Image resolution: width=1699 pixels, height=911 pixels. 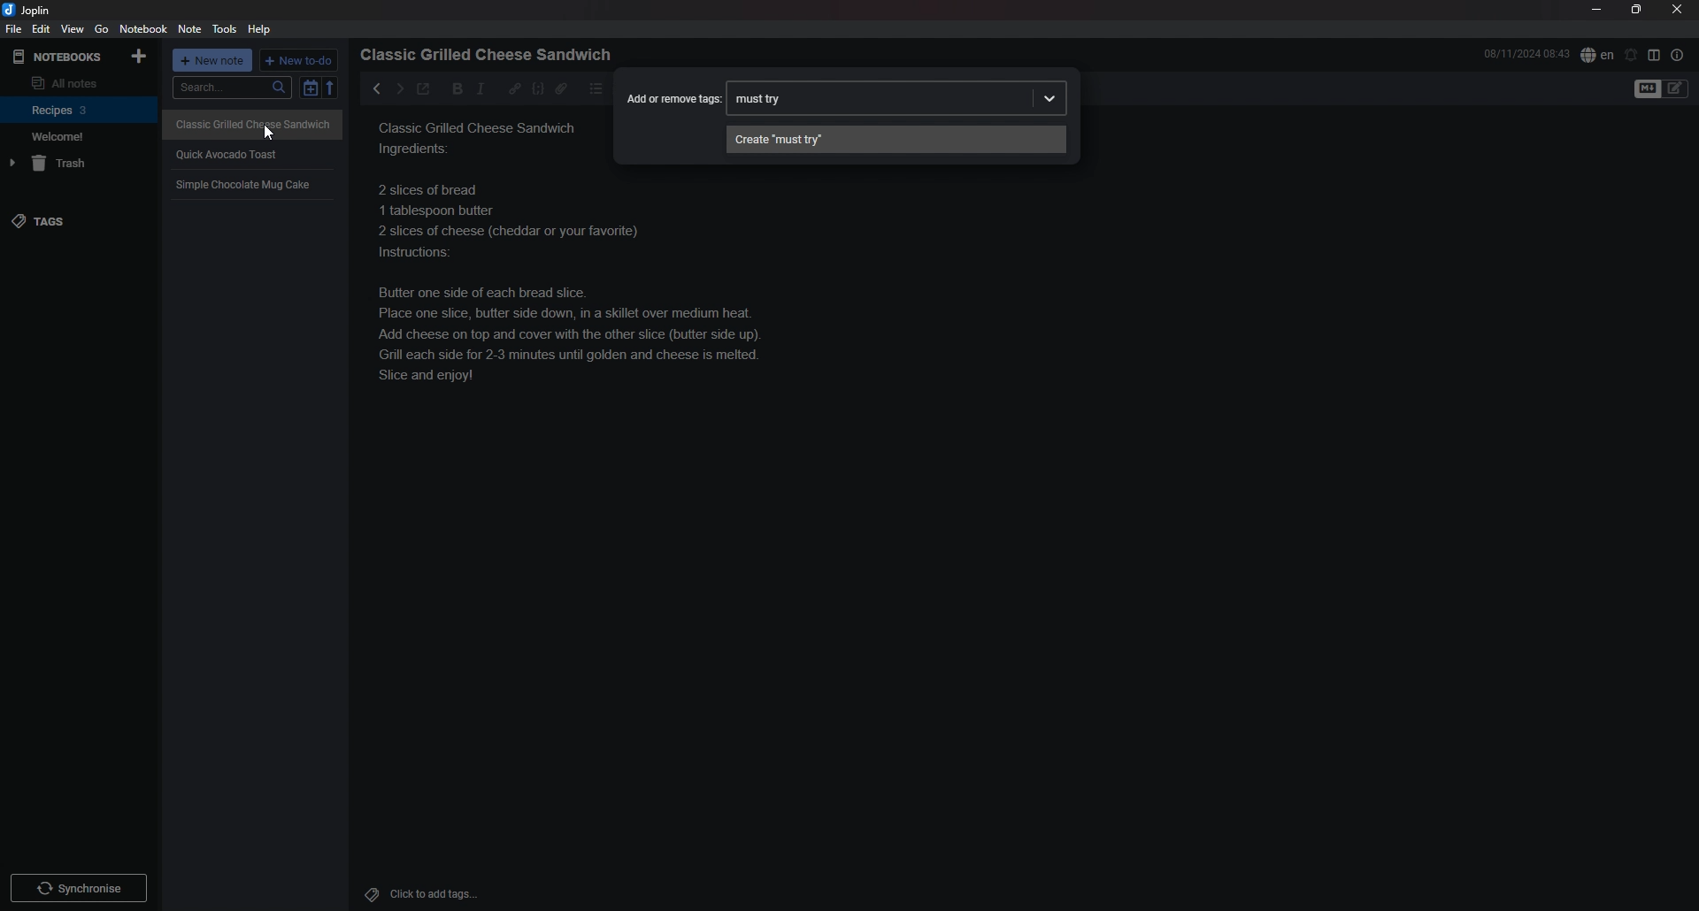 I want to click on heading, so click(x=491, y=55).